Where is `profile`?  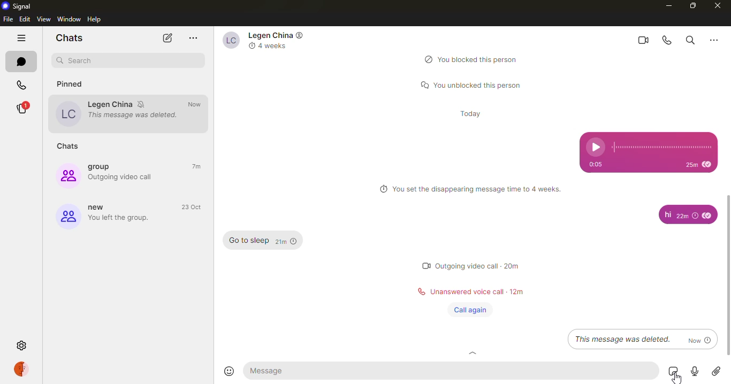 profile is located at coordinates (23, 368).